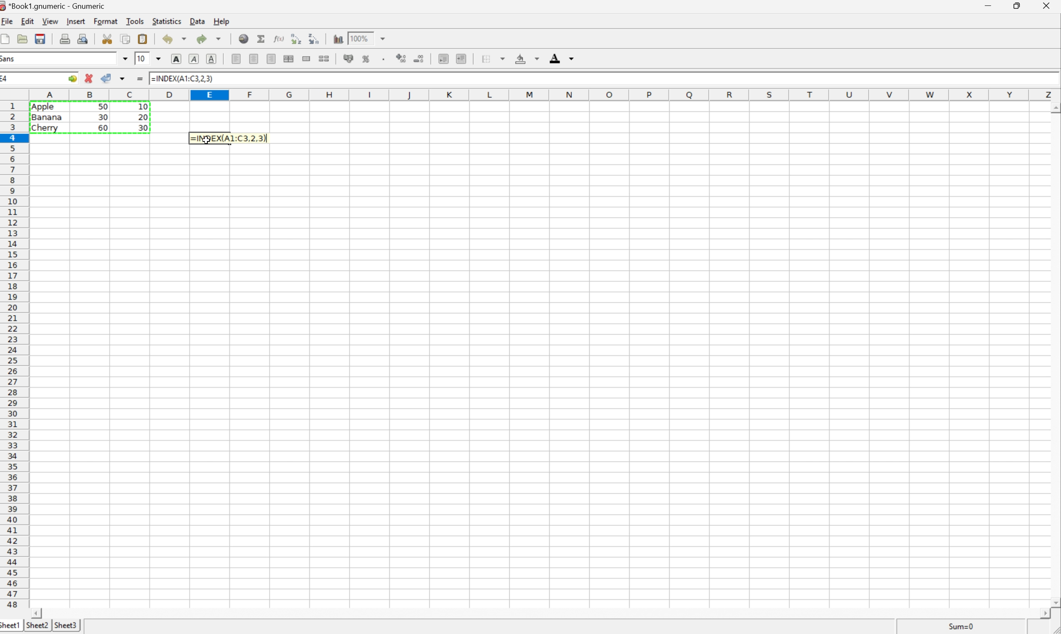  I want to click on row number, so click(14, 355).